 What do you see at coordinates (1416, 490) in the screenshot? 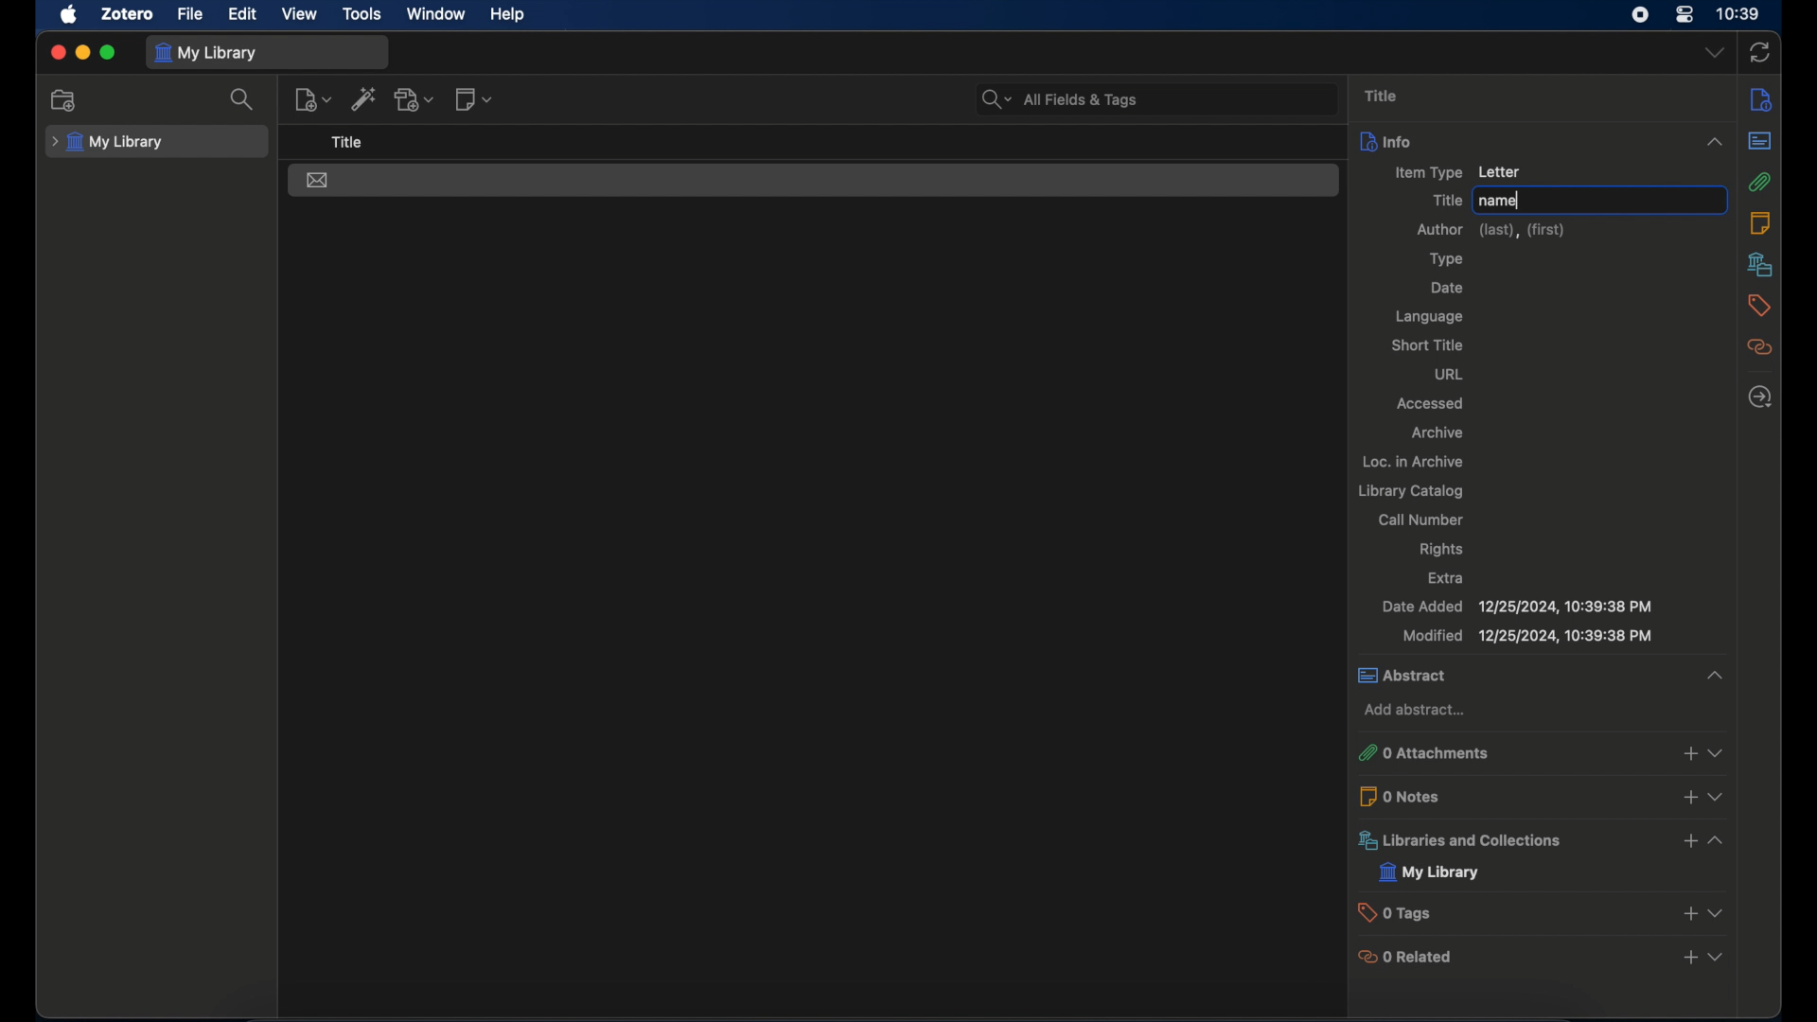
I see `library catalog` at bounding box center [1416, 490].